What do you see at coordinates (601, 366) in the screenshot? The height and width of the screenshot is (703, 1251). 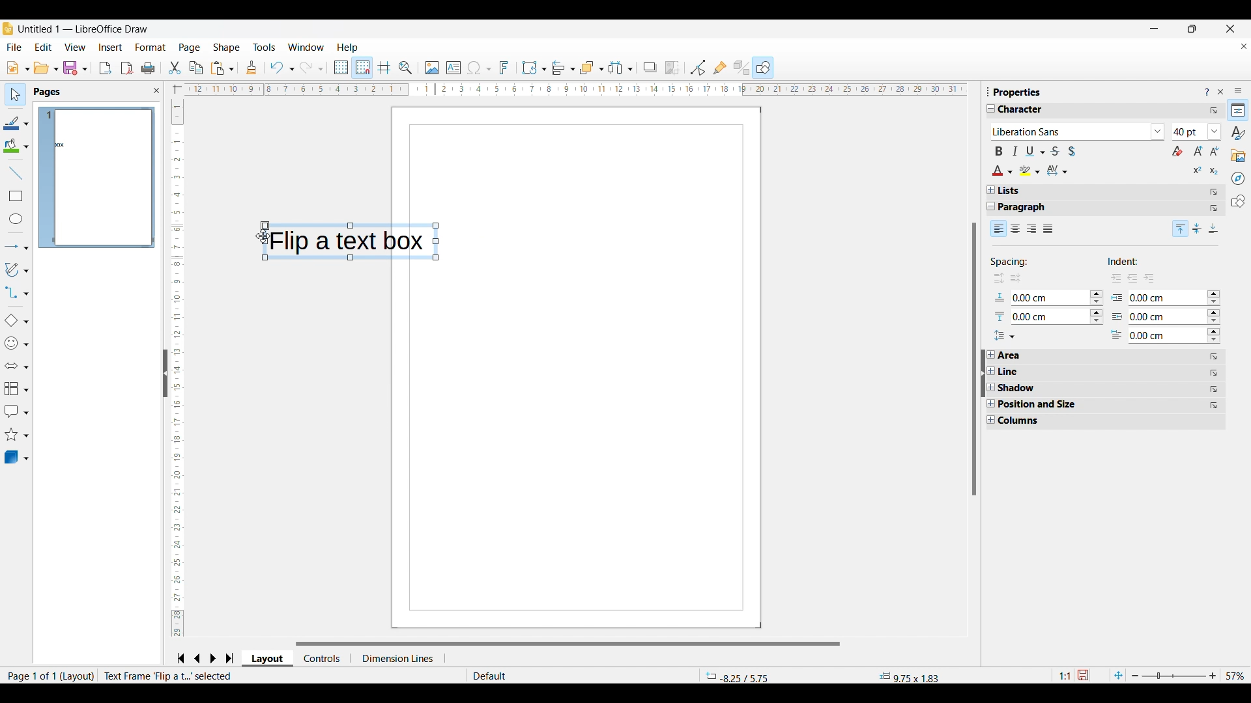 I see `Current page` at bounding box center [601, 366].